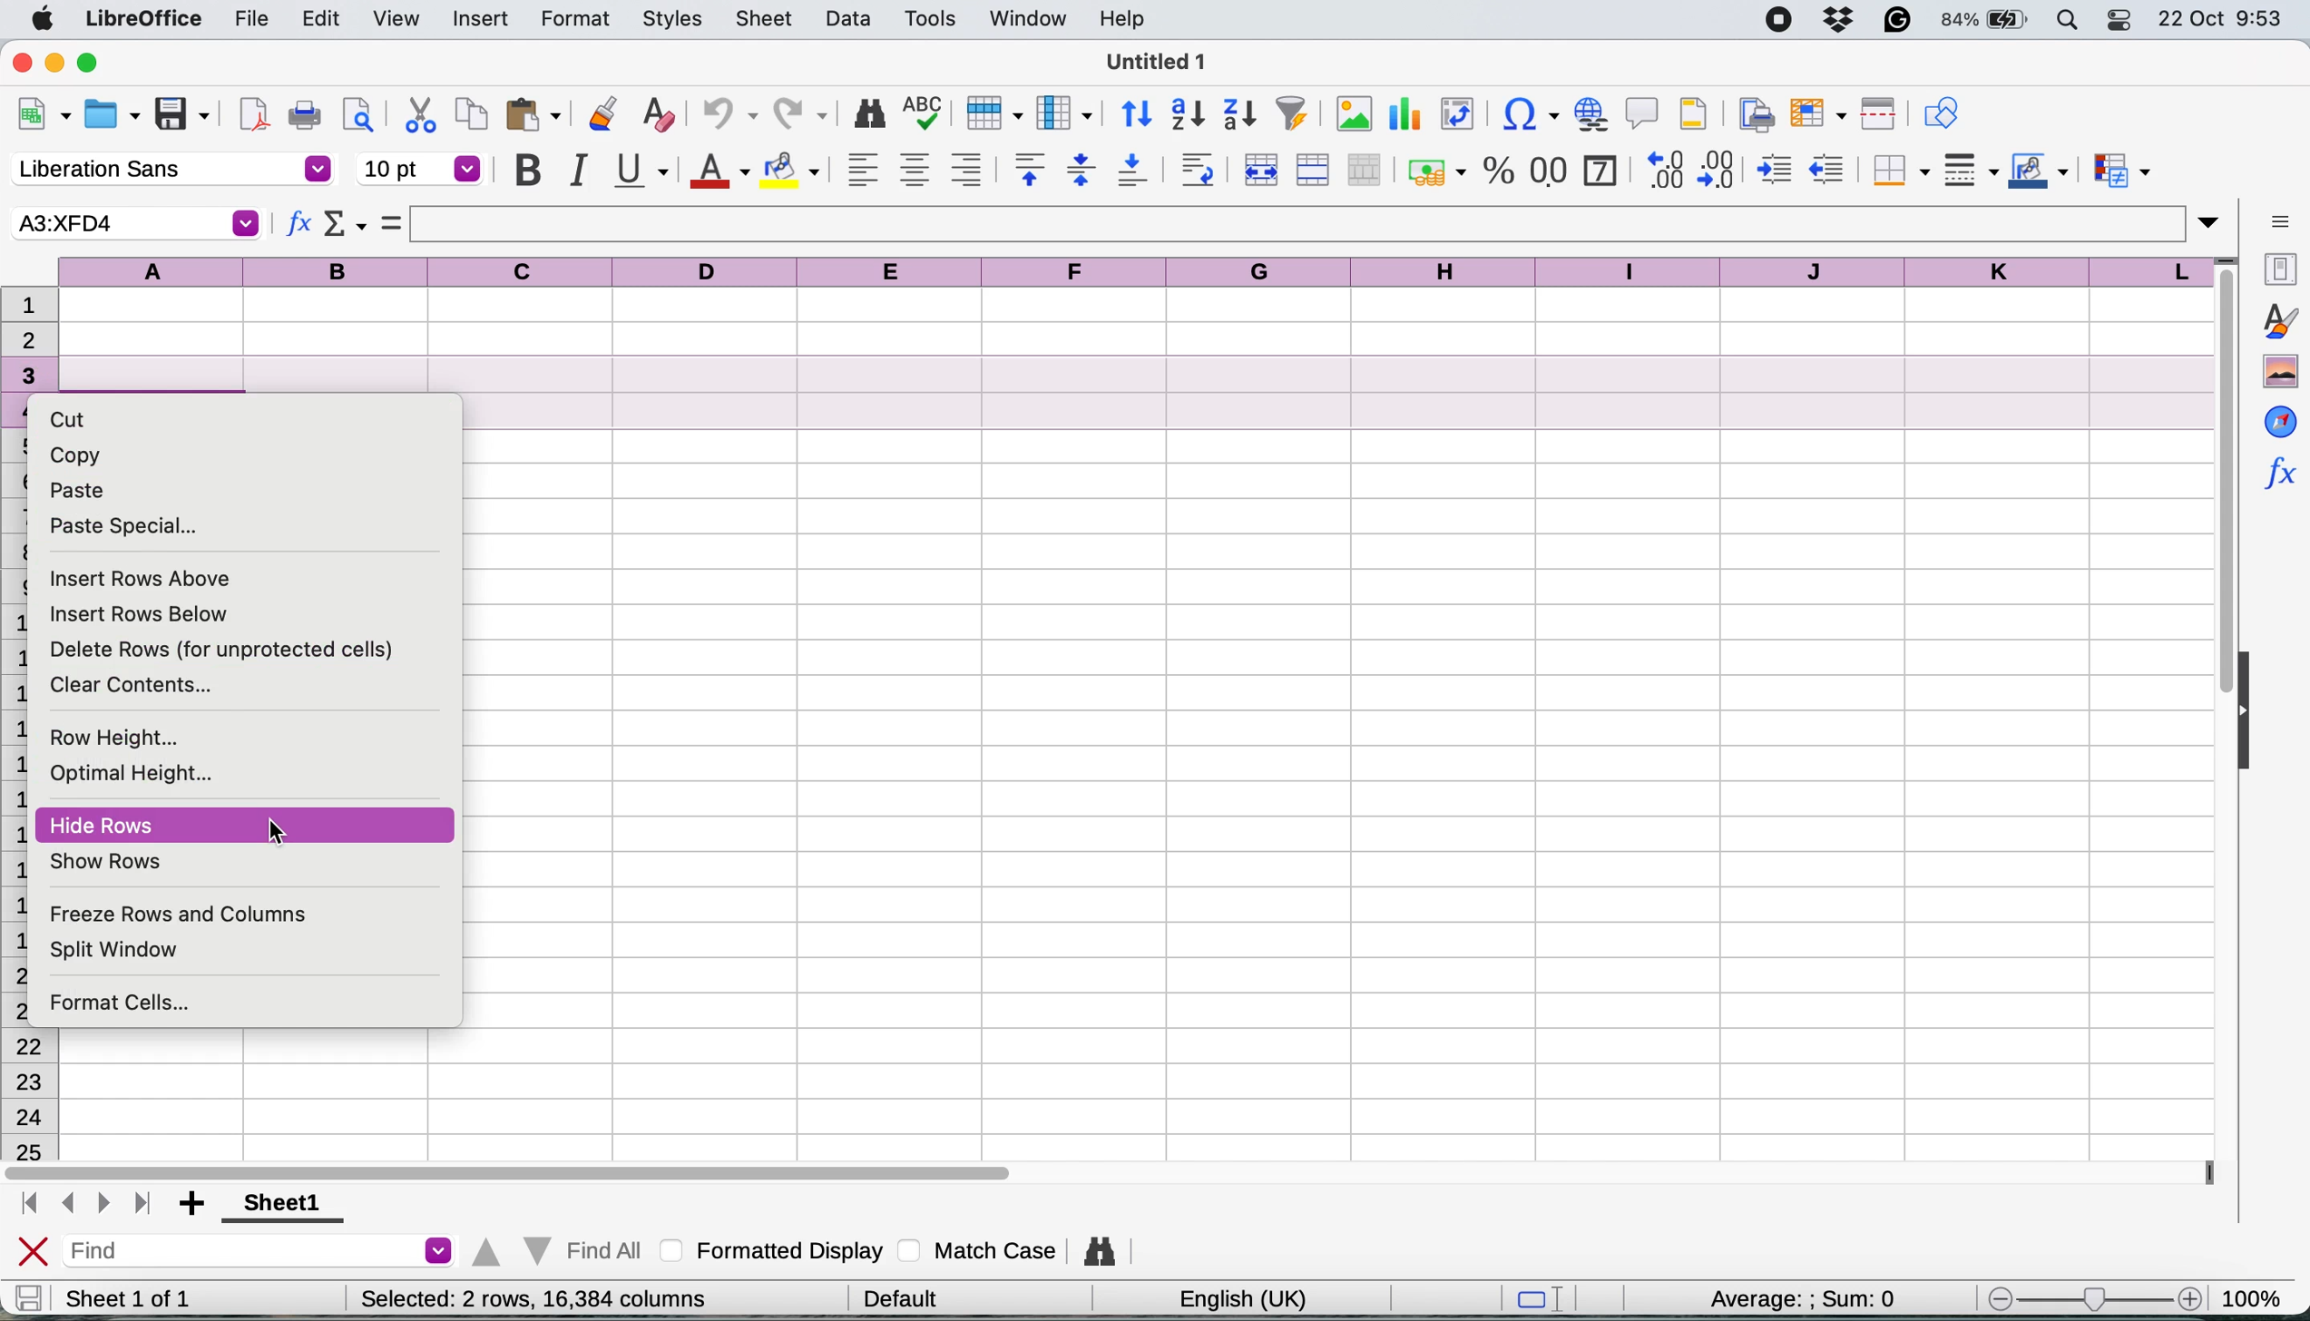 This screenshot has height=1321, width=2310. Describe the element at coordinates (1151, 61) in the screenshot. I see `Untitled 1` at that location.